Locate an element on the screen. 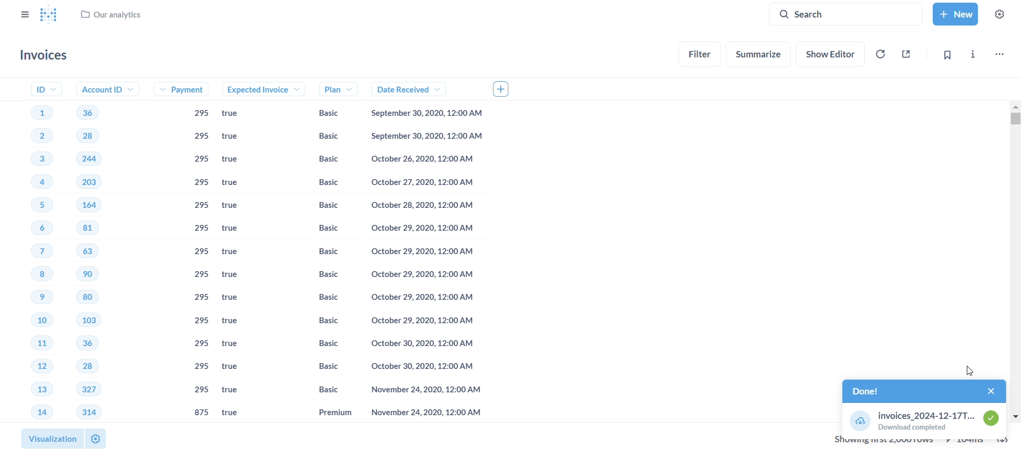 Image resolution: width=1021 pixels, height=454 pixels. 295 is located at coordinates (202, 298).